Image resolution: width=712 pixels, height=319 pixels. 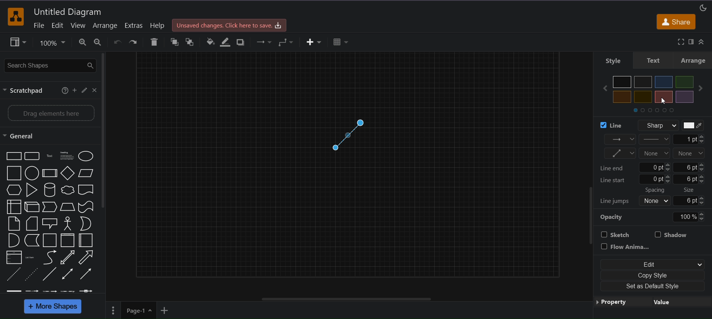 I want to click on edit, so click(x=85, y=89).